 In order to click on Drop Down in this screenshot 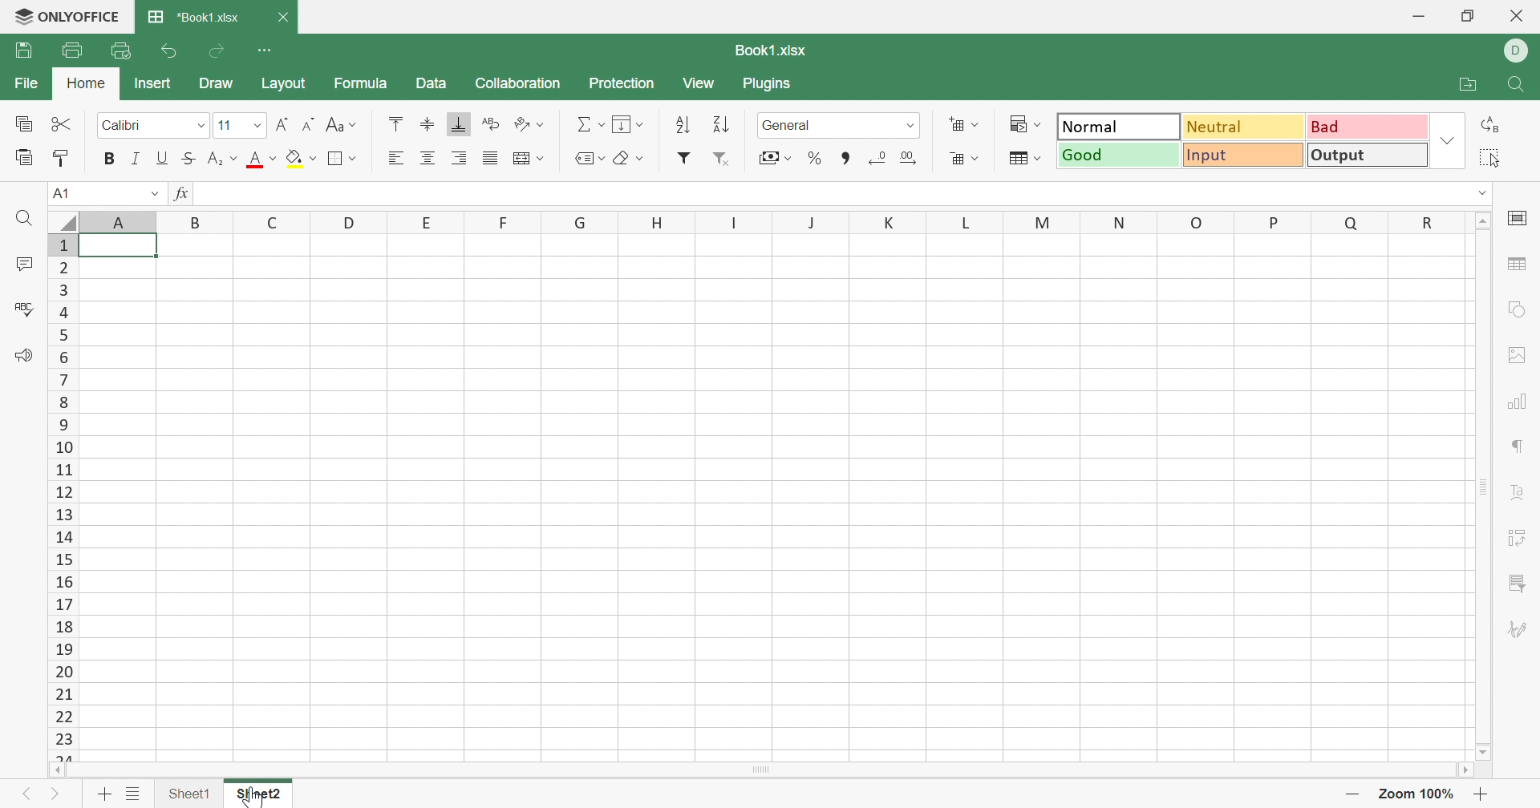, I will do `click(259, 126)`.